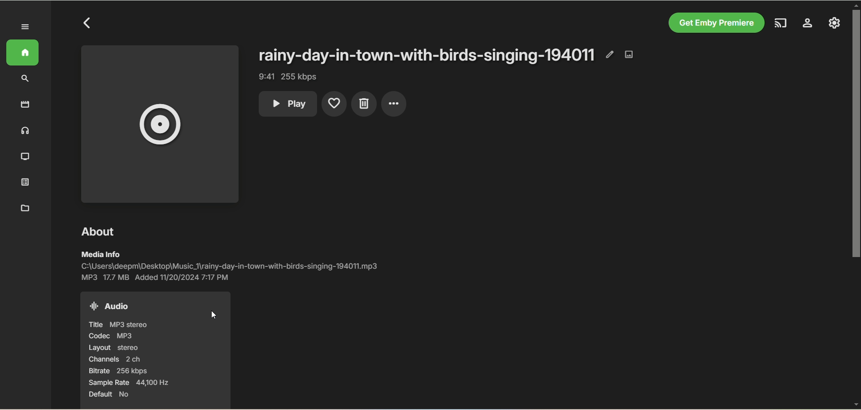  What do you see at coordinates (155, 278) in the screenshot?
I see `MP3 17.7 MB Added 11/20/2024 7:17 PM` at bounding box center [155, 278].